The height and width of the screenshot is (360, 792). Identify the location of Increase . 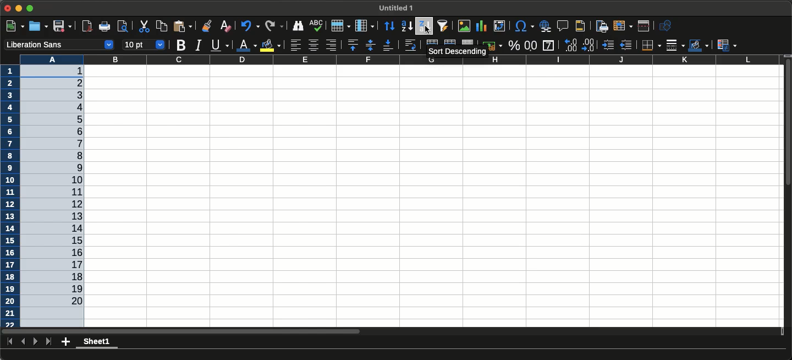
(608, 46).